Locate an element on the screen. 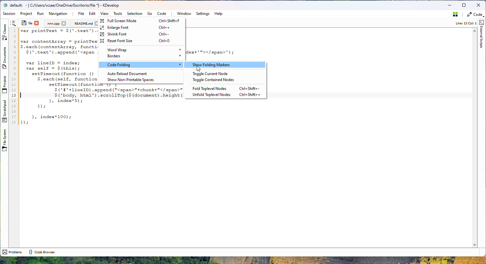 The height and width of the screenshot is (264, 486). Unfold top level nodes is located at coordinates (227, 95).